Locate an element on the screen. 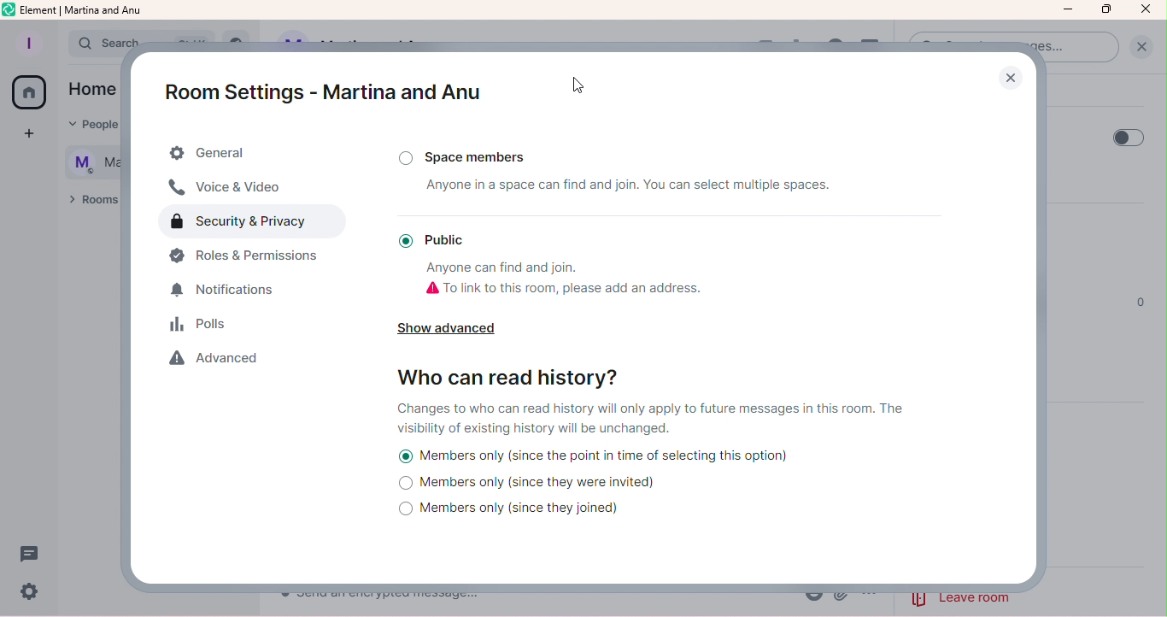 This screenshot has height=617, width=1167. Advanced is located at coordinates (219, 360).